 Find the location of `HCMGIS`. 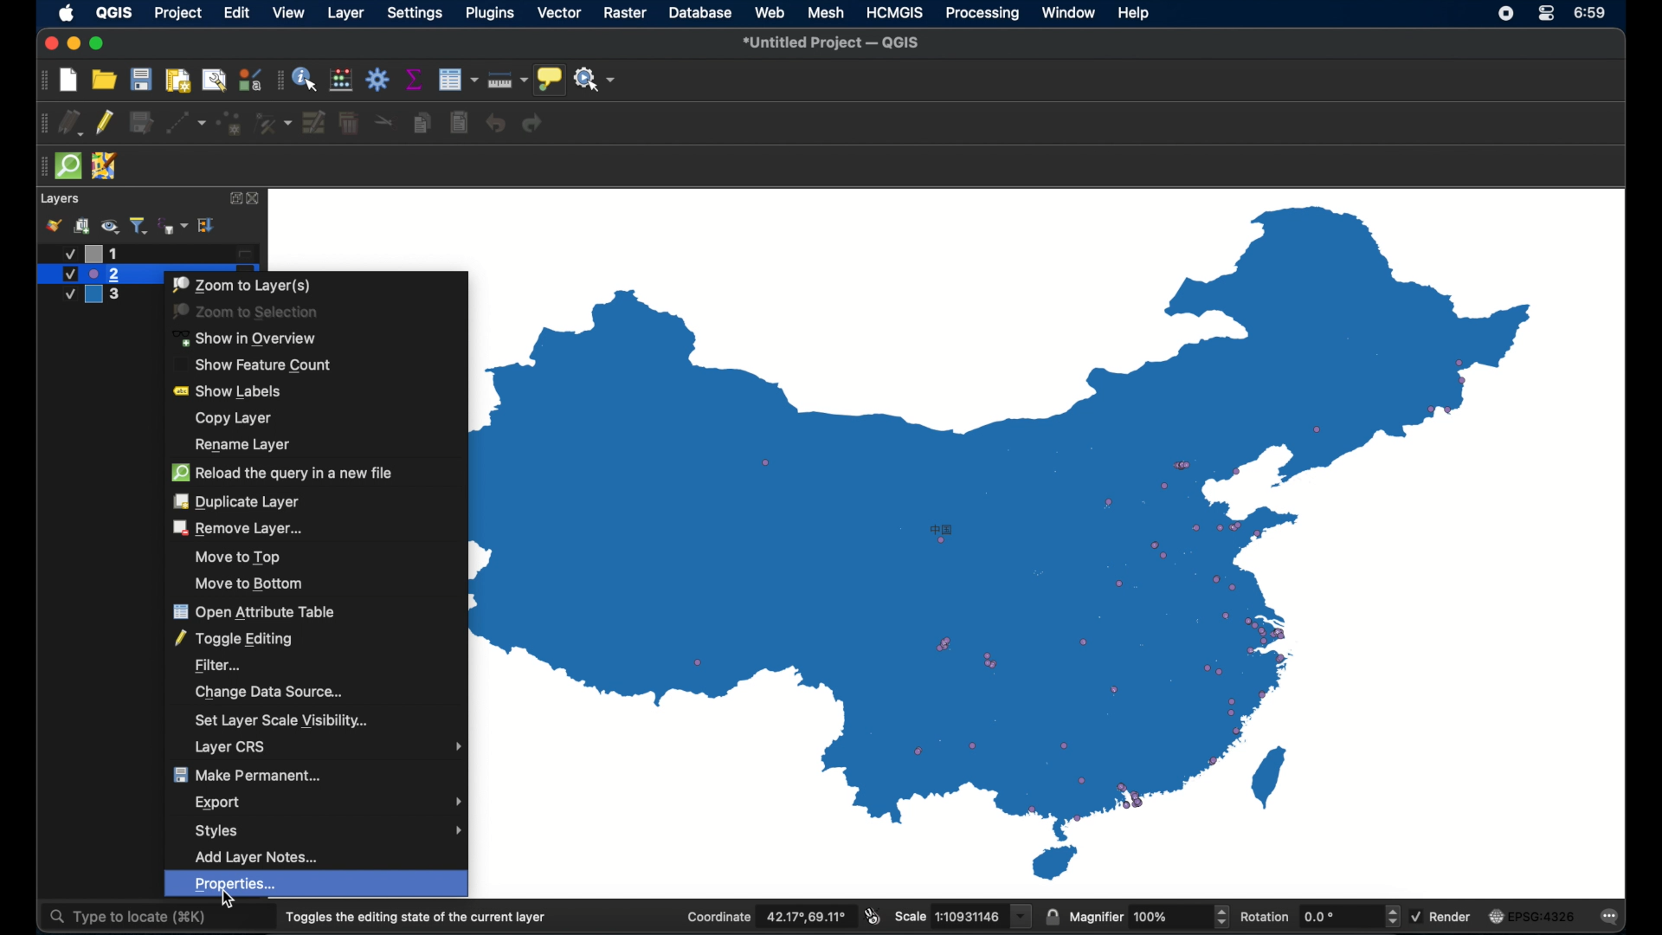

HCMGIS is located at coordinates (895, 13).